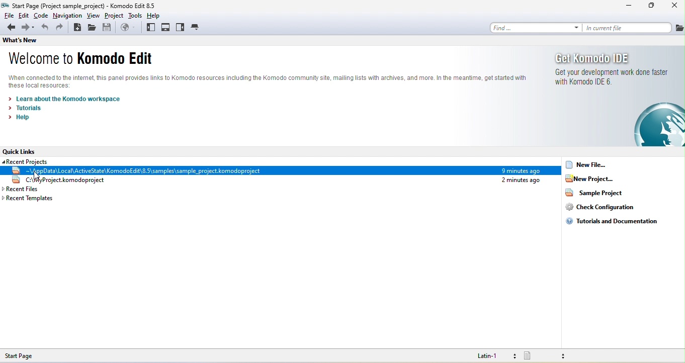 The height and width of the screenshot is (363, 685). Describe the element at coordinates (590, 165) in the screenshot. I see `new file` at that location.